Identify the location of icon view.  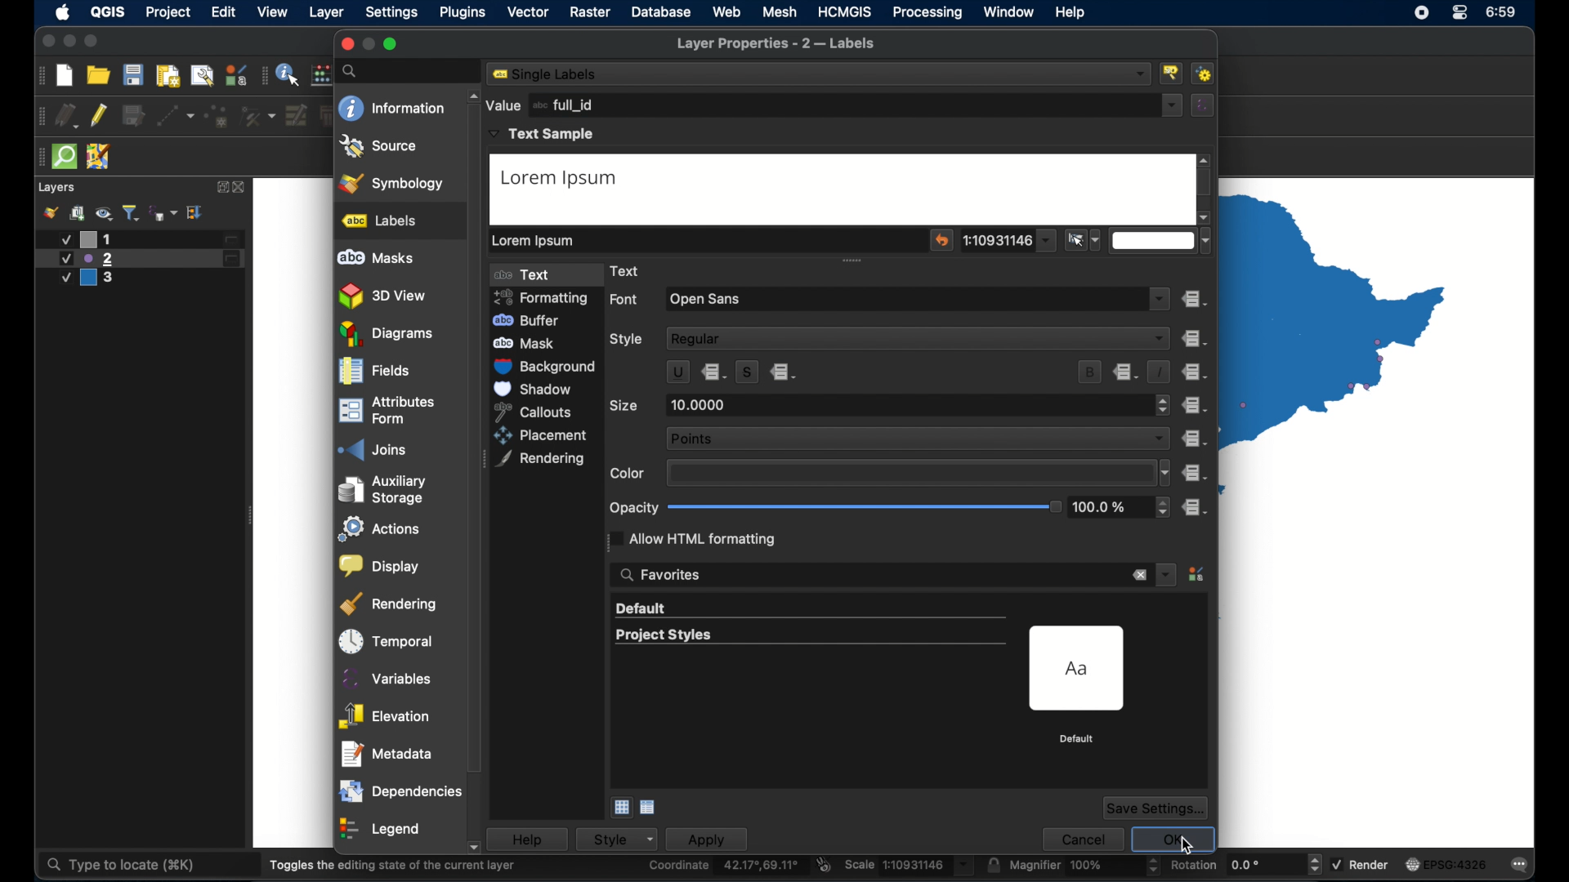
(620, 808).